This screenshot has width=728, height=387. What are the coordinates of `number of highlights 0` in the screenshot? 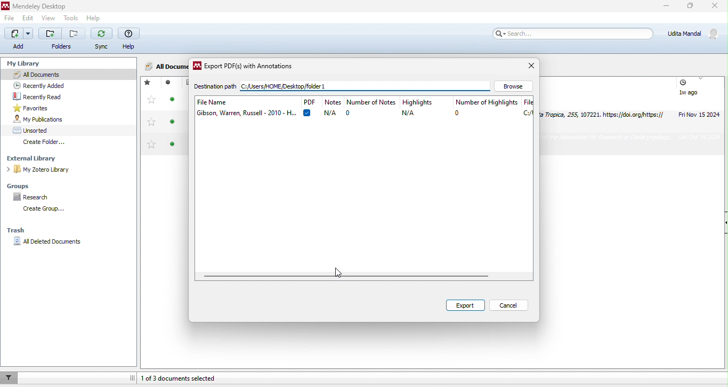 It's located at (486, 107).